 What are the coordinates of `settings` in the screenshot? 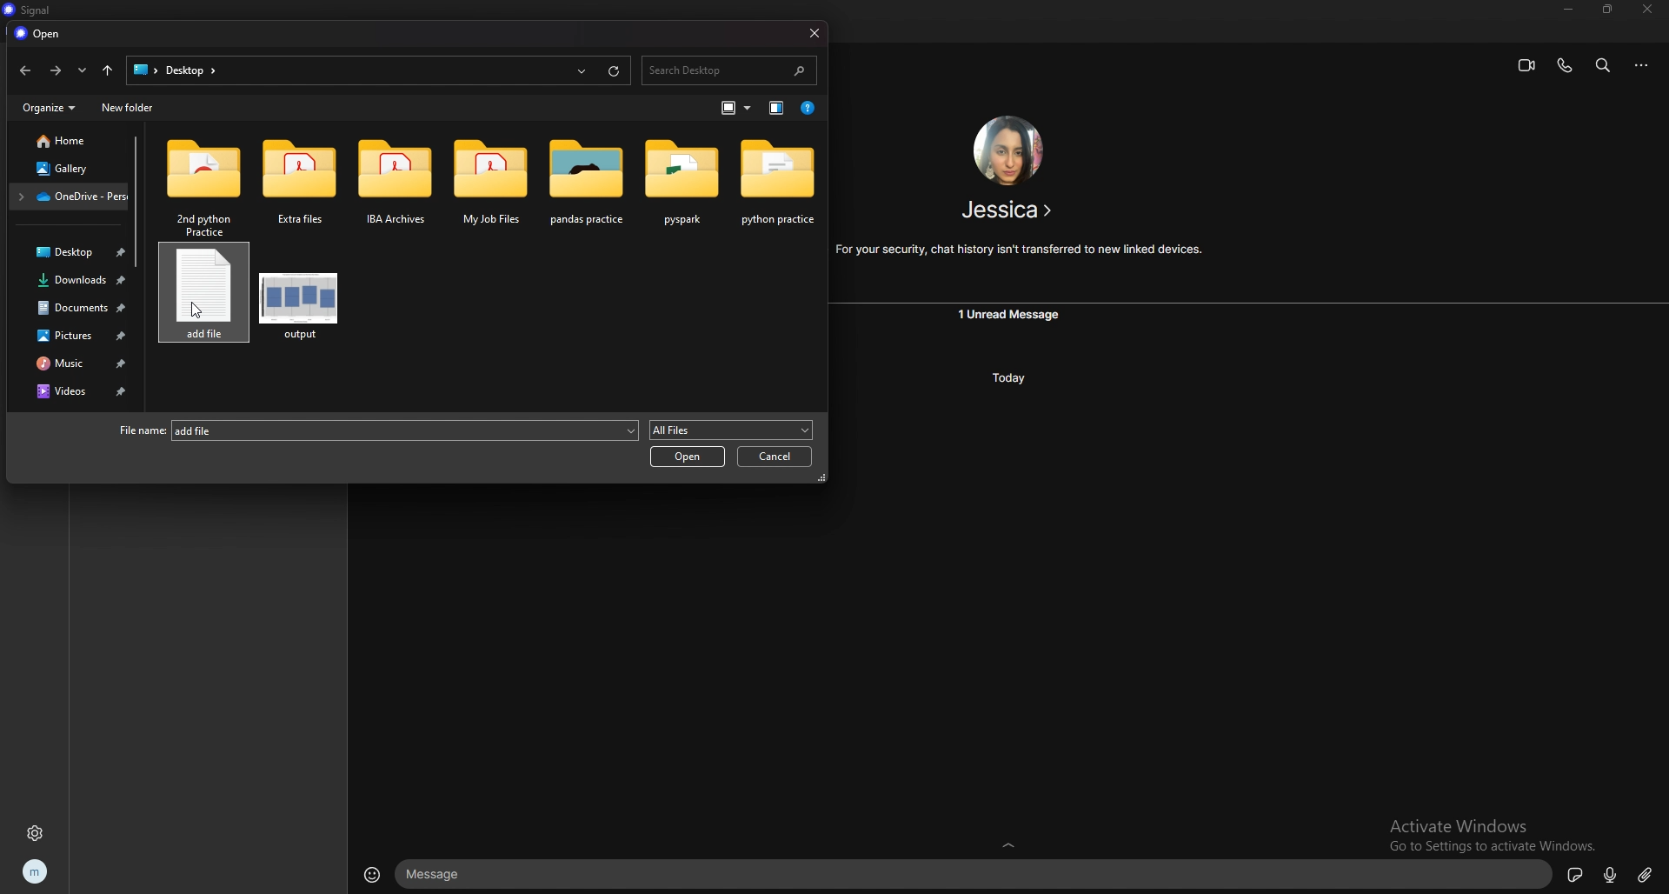 It's located at (35, 833).